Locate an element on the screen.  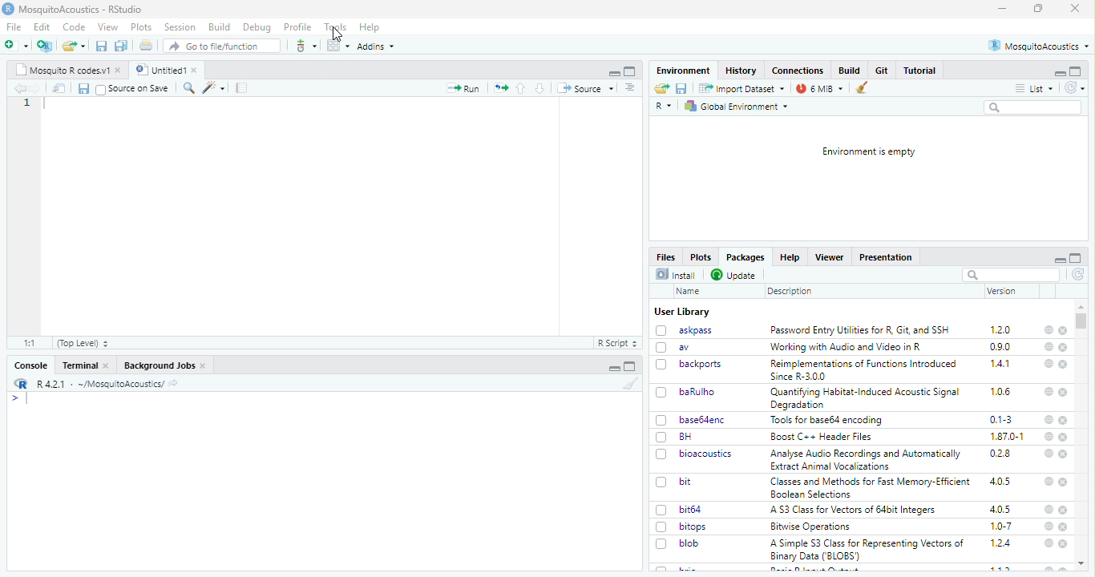
web is located at coordinates (1050, 392).